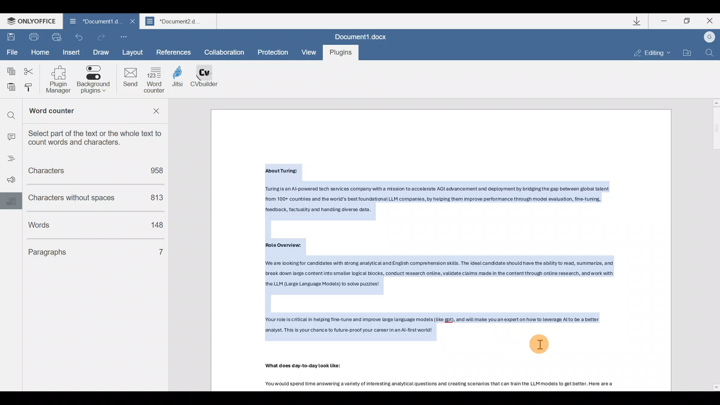  What do you see at coordinates (361, 36) in the screenshot?
I see `Document.docx` at bounding box center [361, 36].